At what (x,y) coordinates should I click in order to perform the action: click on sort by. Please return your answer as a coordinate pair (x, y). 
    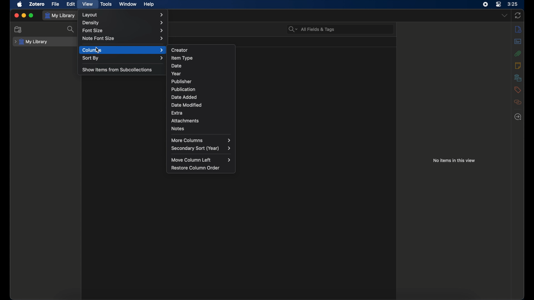
    Looking at the image, I should click on (123, 58).